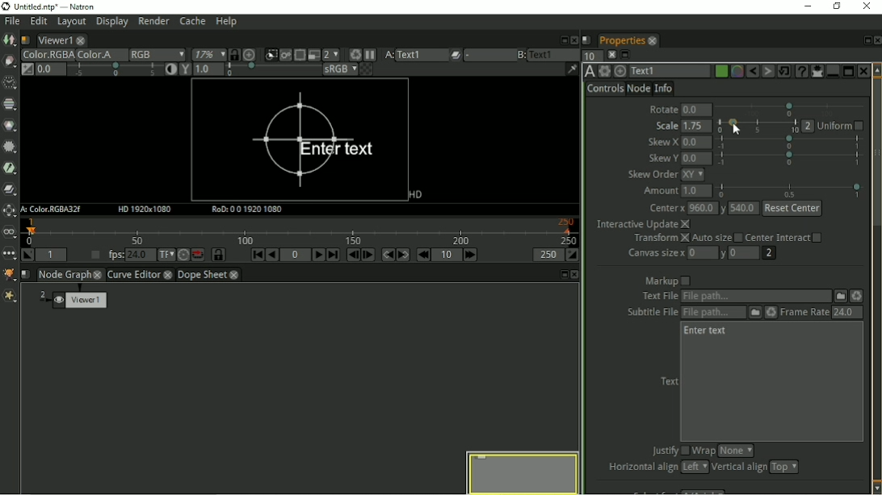 The image size is (882, 495). What do you see at coordinates (729, 239) in the screenshot?
I see `Transform` at bounding box center [729, 239].